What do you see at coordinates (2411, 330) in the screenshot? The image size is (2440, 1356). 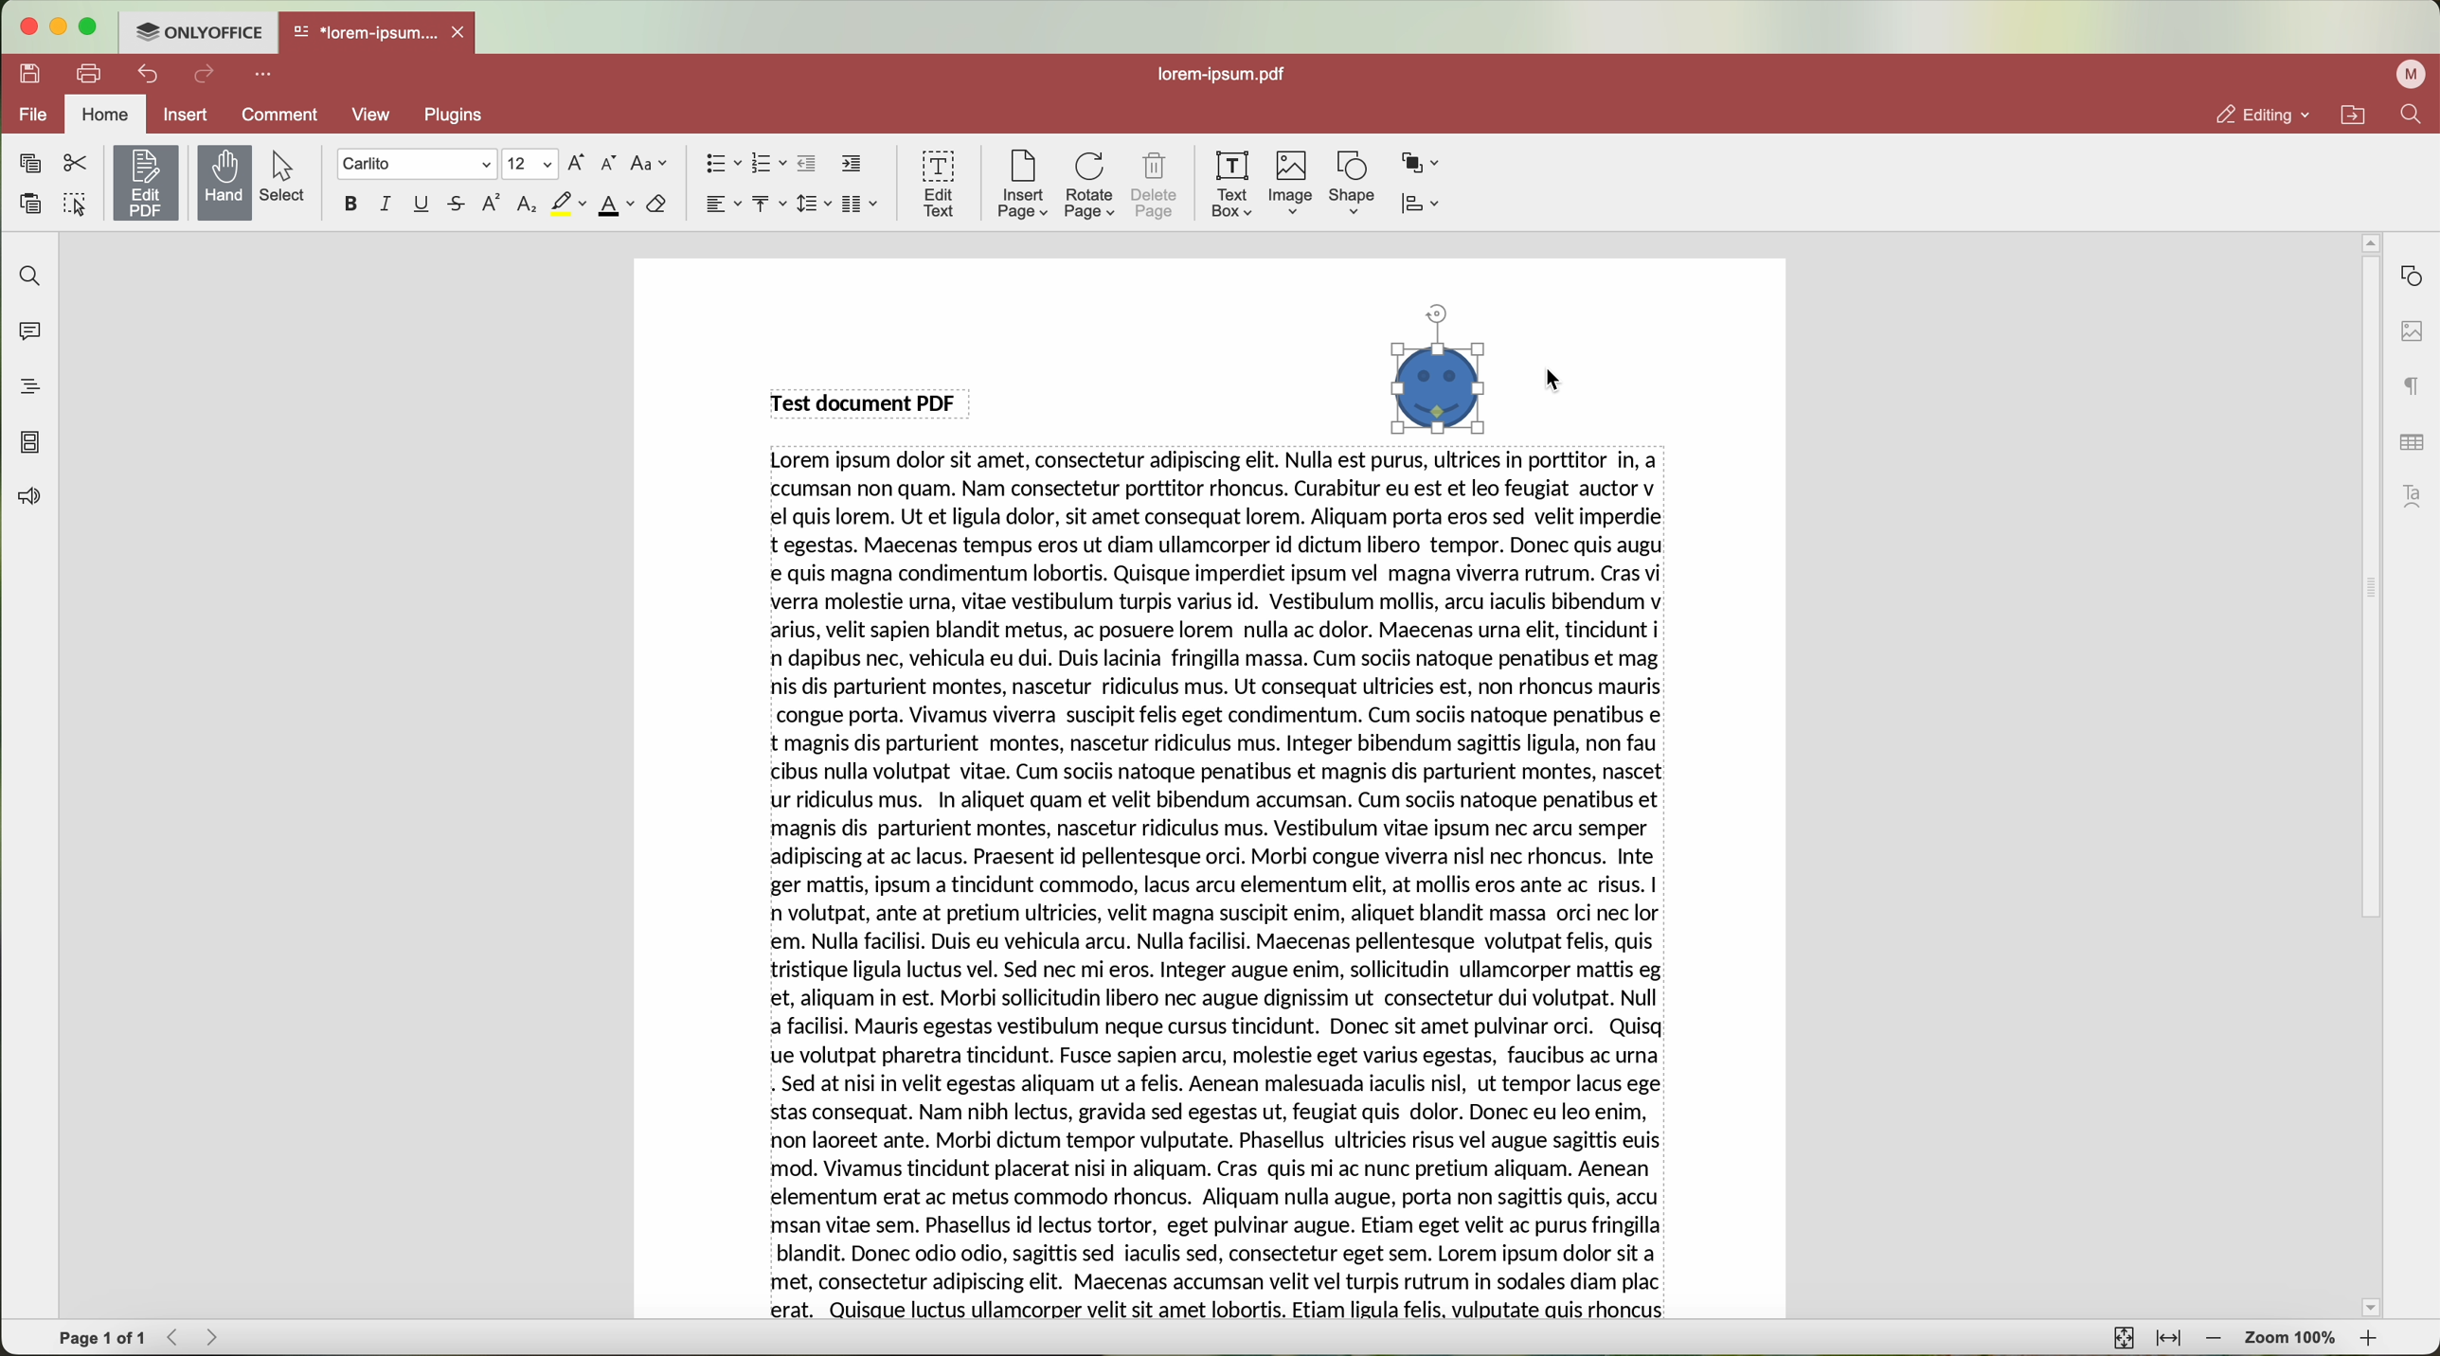 I see `image settings` at bounding box center [2411, 330].